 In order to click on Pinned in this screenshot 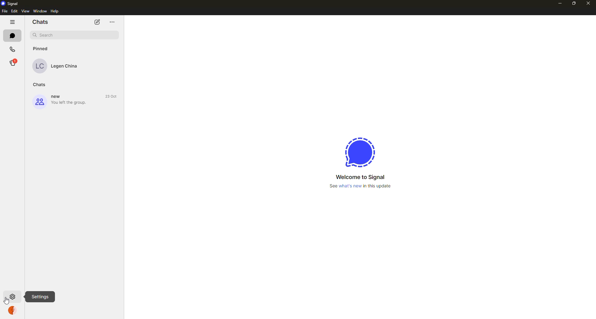, I will do `click(41, 49)`.